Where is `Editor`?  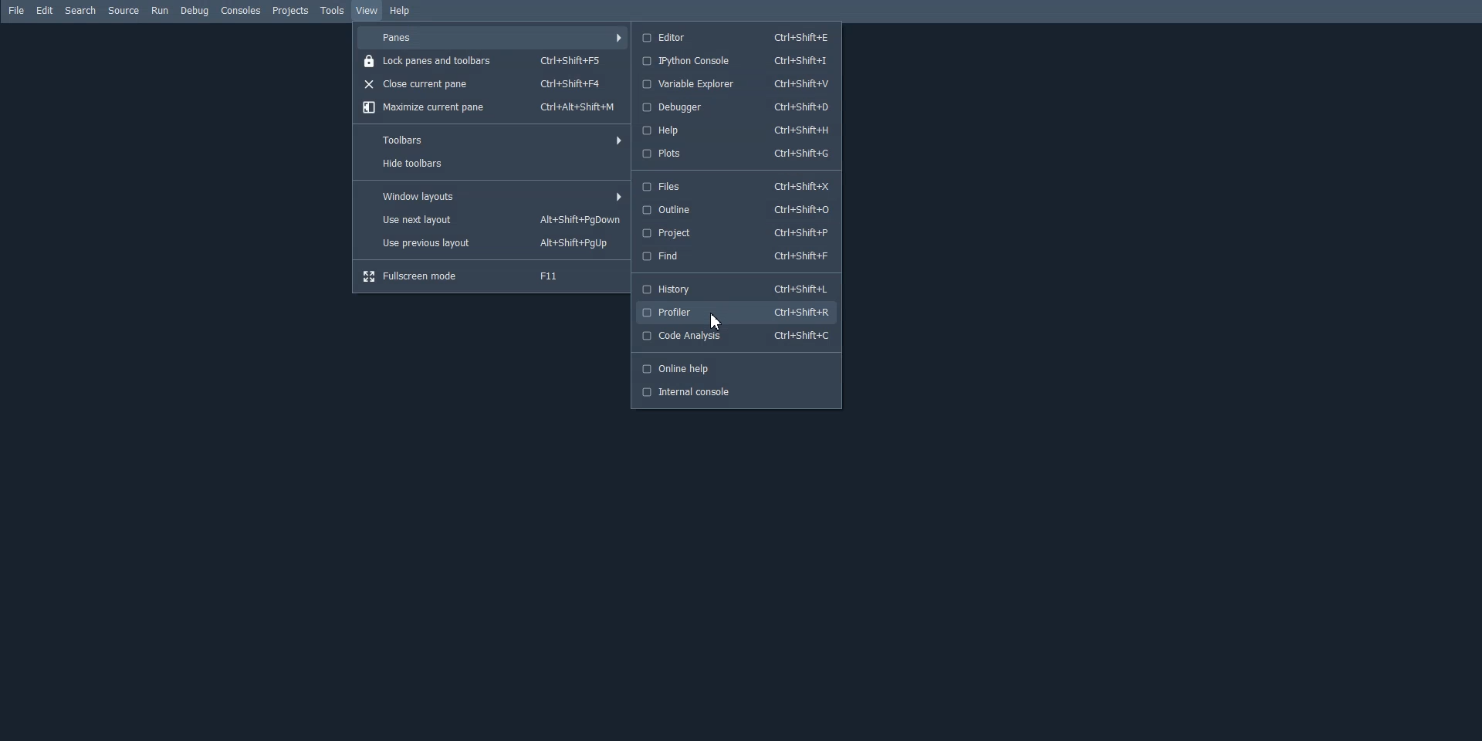
Editor is located at coordinates (733, 36).